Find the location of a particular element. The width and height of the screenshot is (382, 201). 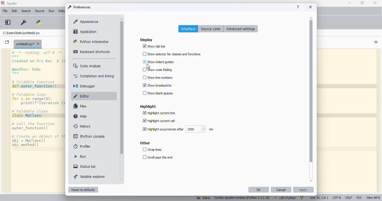

show blank spaces is located at coordinates (158, 93).